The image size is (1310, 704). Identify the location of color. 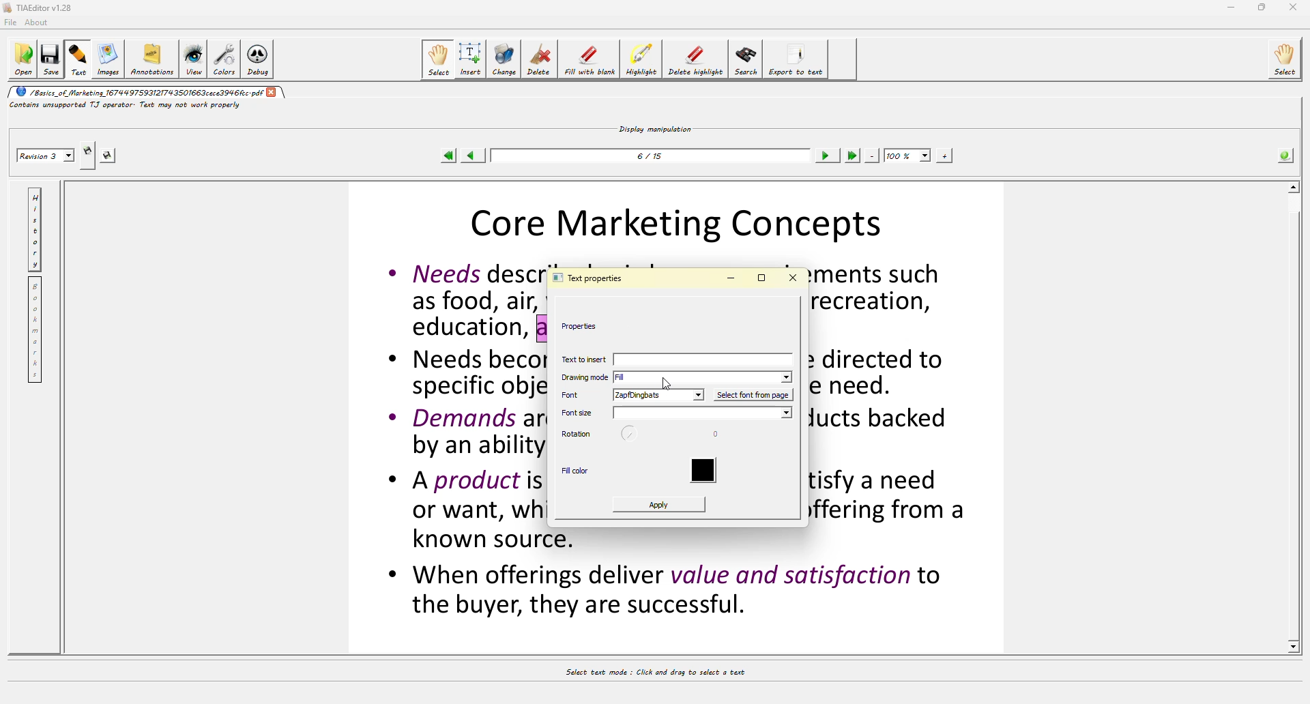
(703, 468).